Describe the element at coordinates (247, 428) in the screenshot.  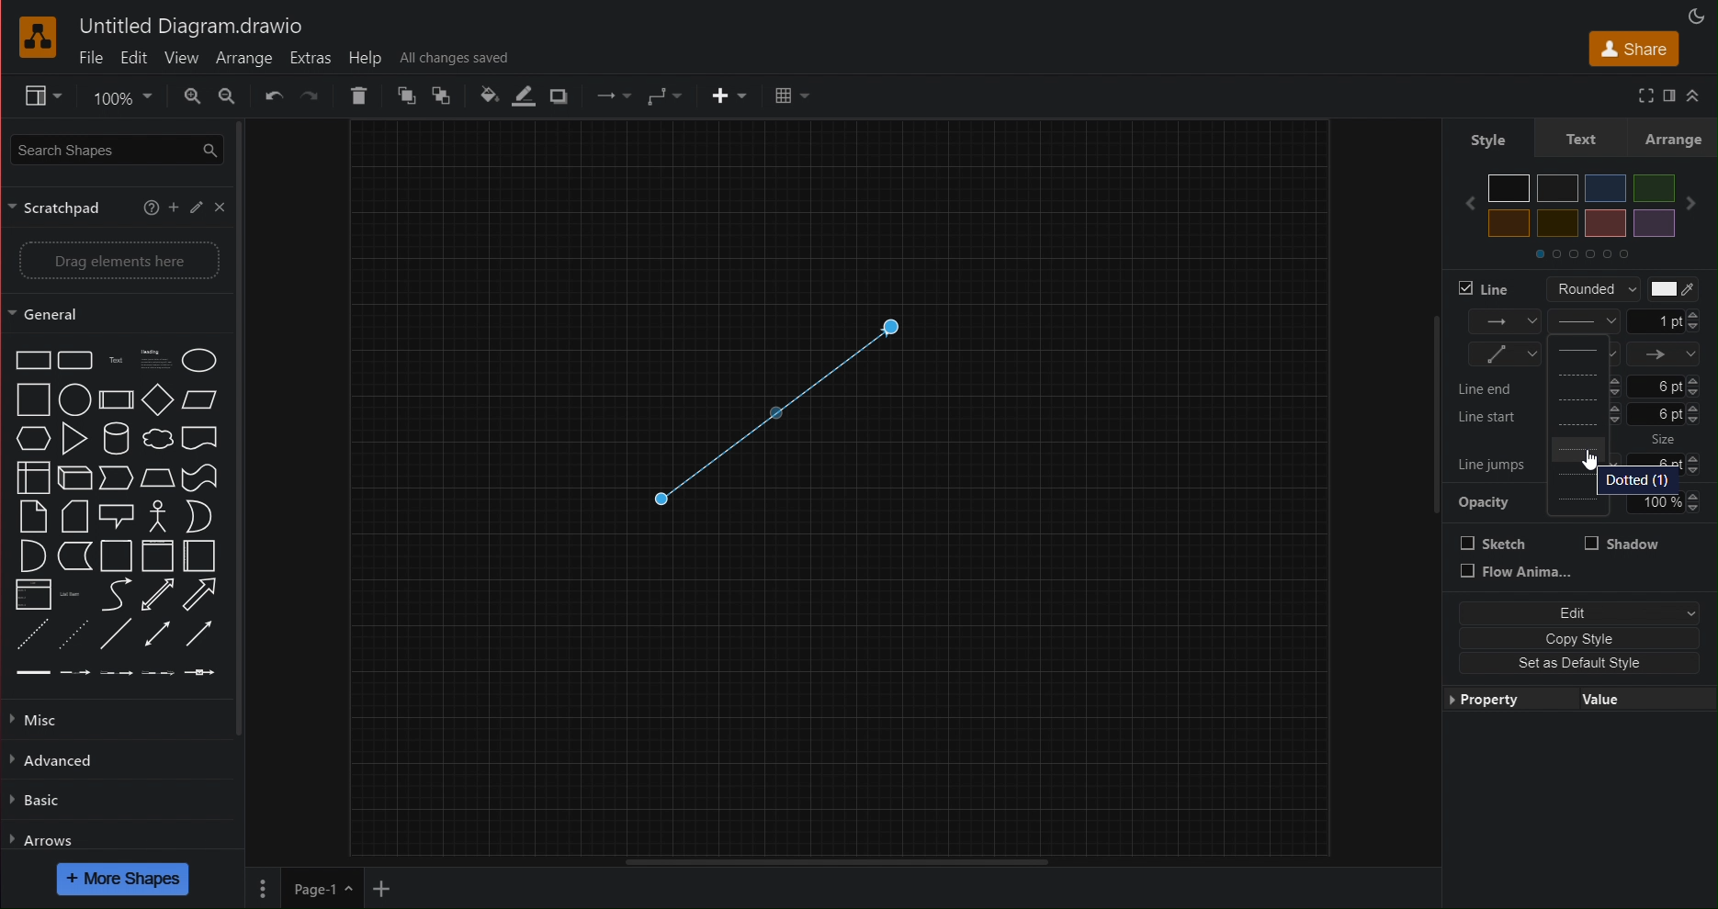
I see `scrollbar` at that location.